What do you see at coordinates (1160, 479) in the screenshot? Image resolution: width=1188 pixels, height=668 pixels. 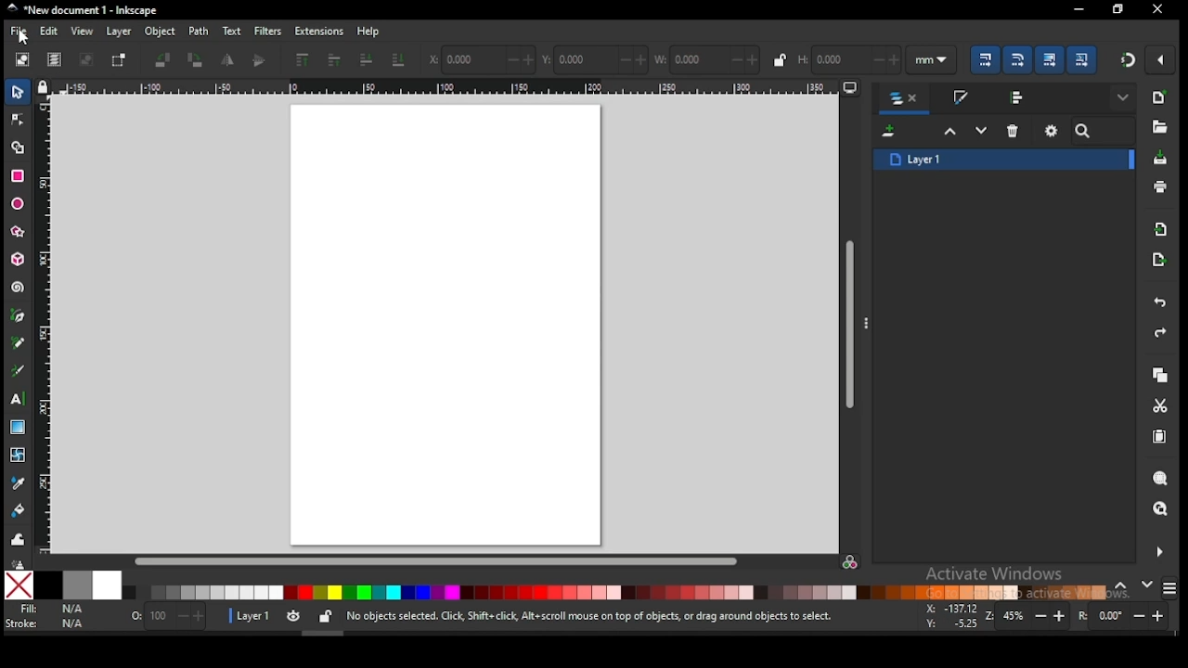 I see `zoom object` at bounding box center [1160, 479].